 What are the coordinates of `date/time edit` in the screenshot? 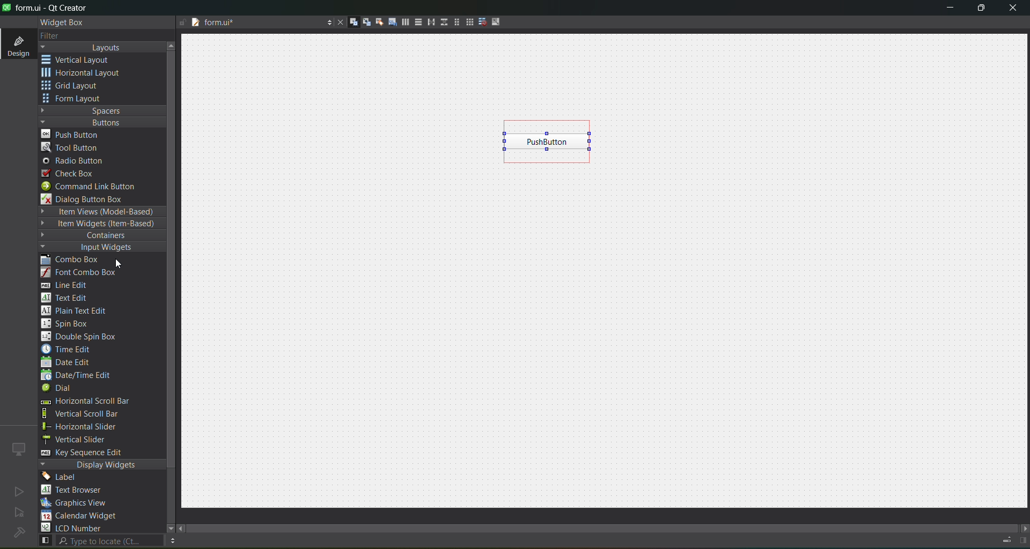 It's located at (86, 376).